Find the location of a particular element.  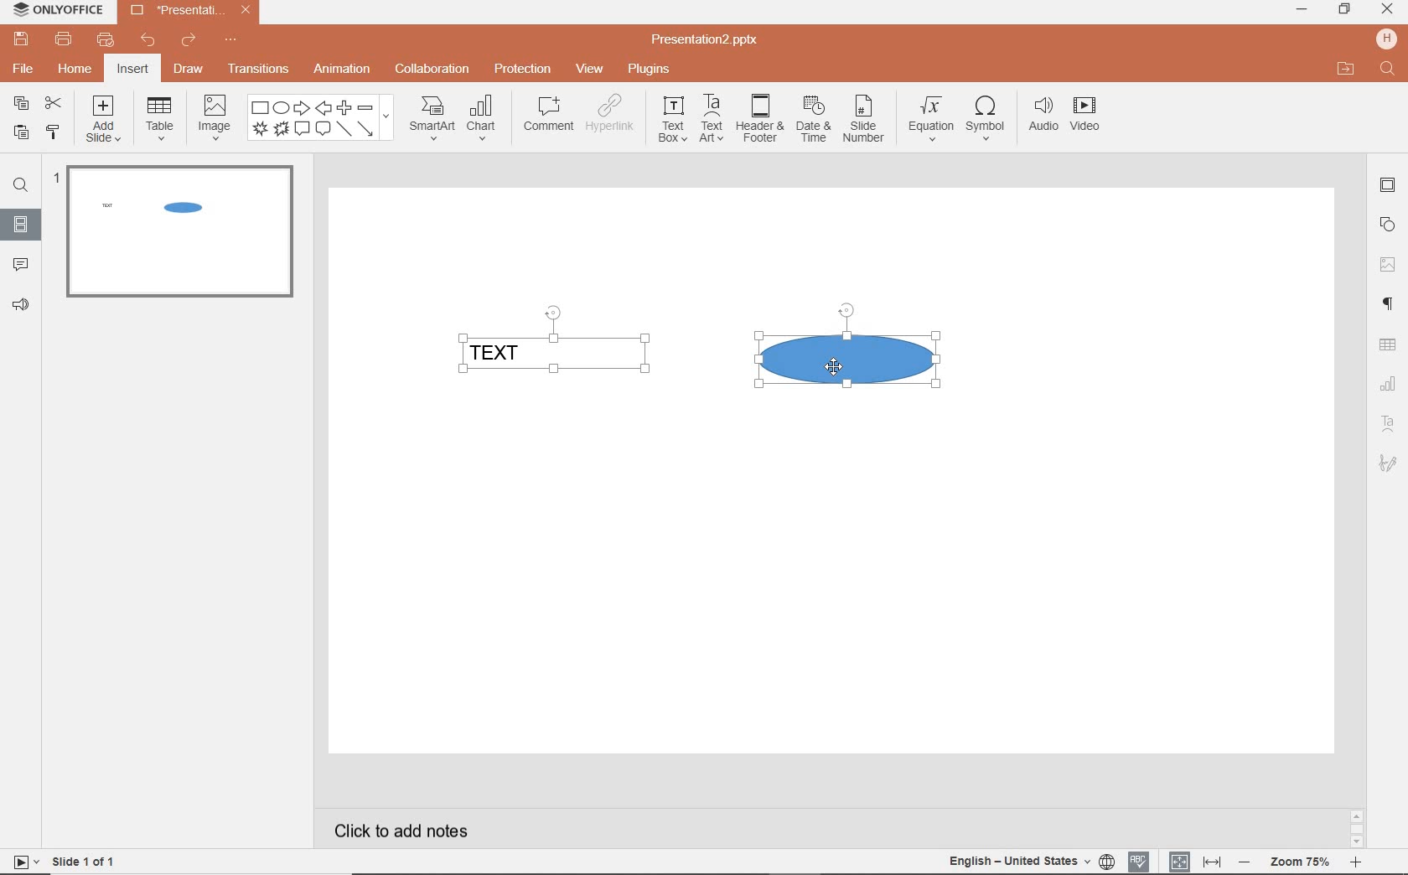

TEXT ART is located at coordinates (1388, 425).